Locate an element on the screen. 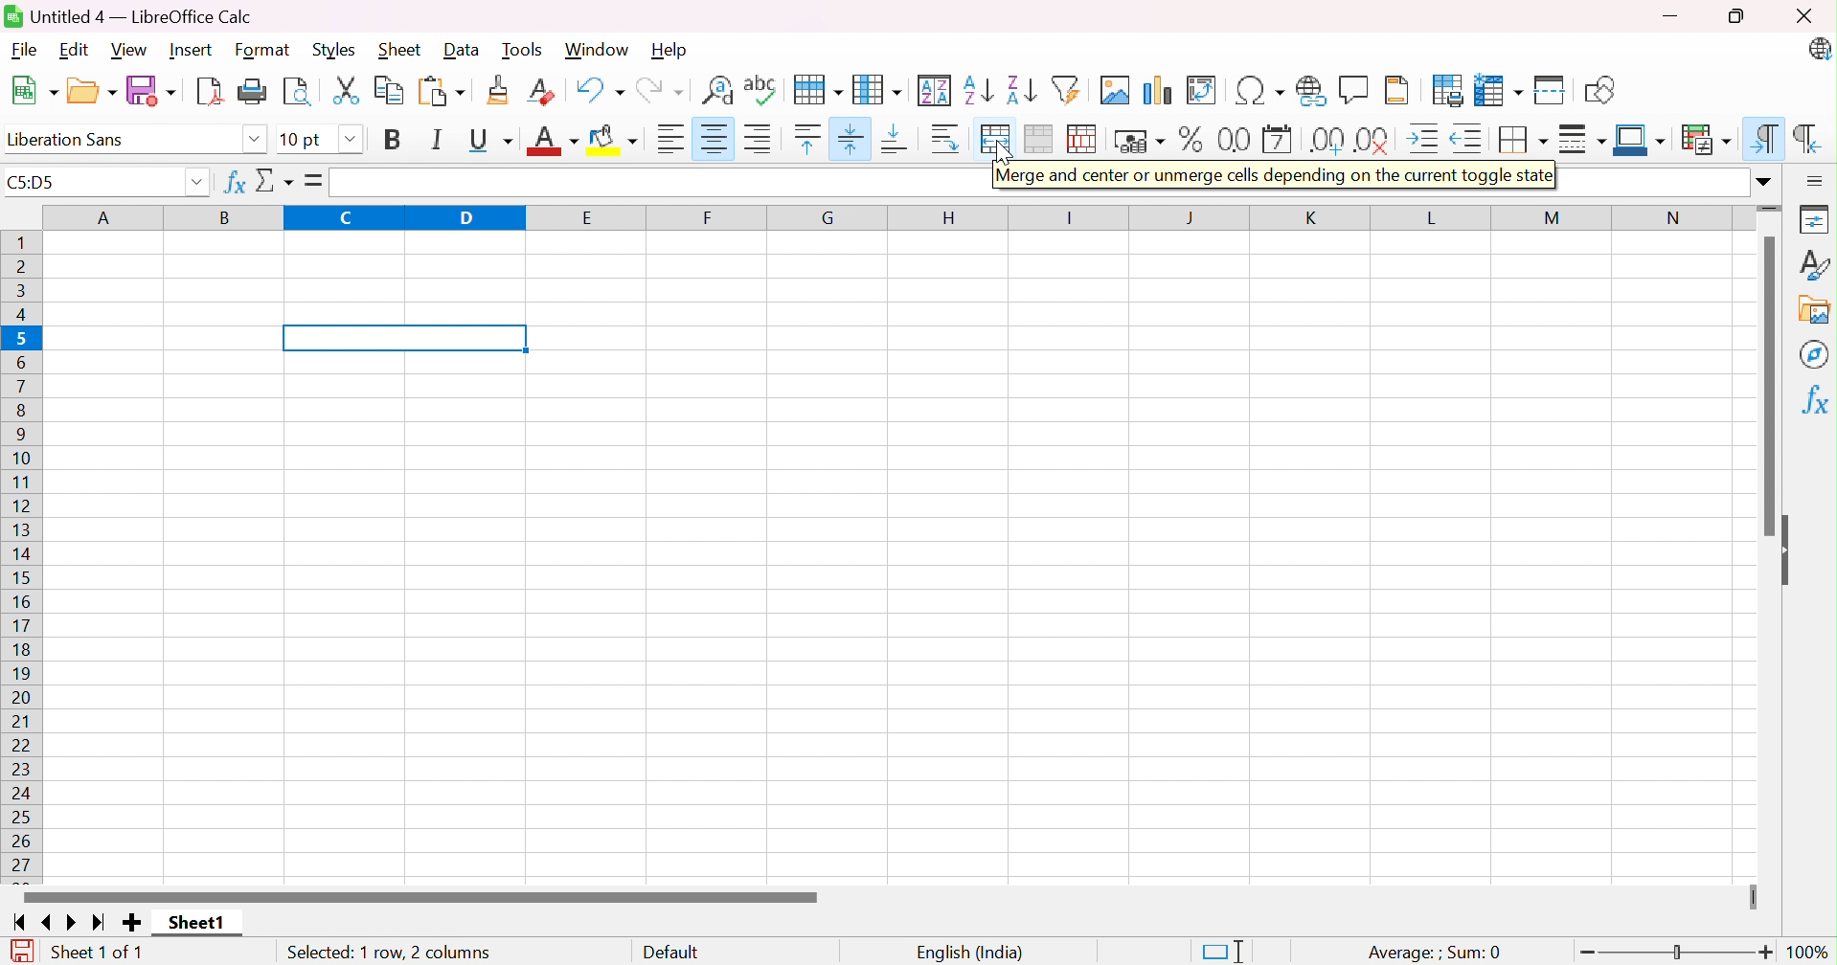 The image size is (1837, 965). The document has been modified. Click to save the document. is located at coordinates (21, 949).